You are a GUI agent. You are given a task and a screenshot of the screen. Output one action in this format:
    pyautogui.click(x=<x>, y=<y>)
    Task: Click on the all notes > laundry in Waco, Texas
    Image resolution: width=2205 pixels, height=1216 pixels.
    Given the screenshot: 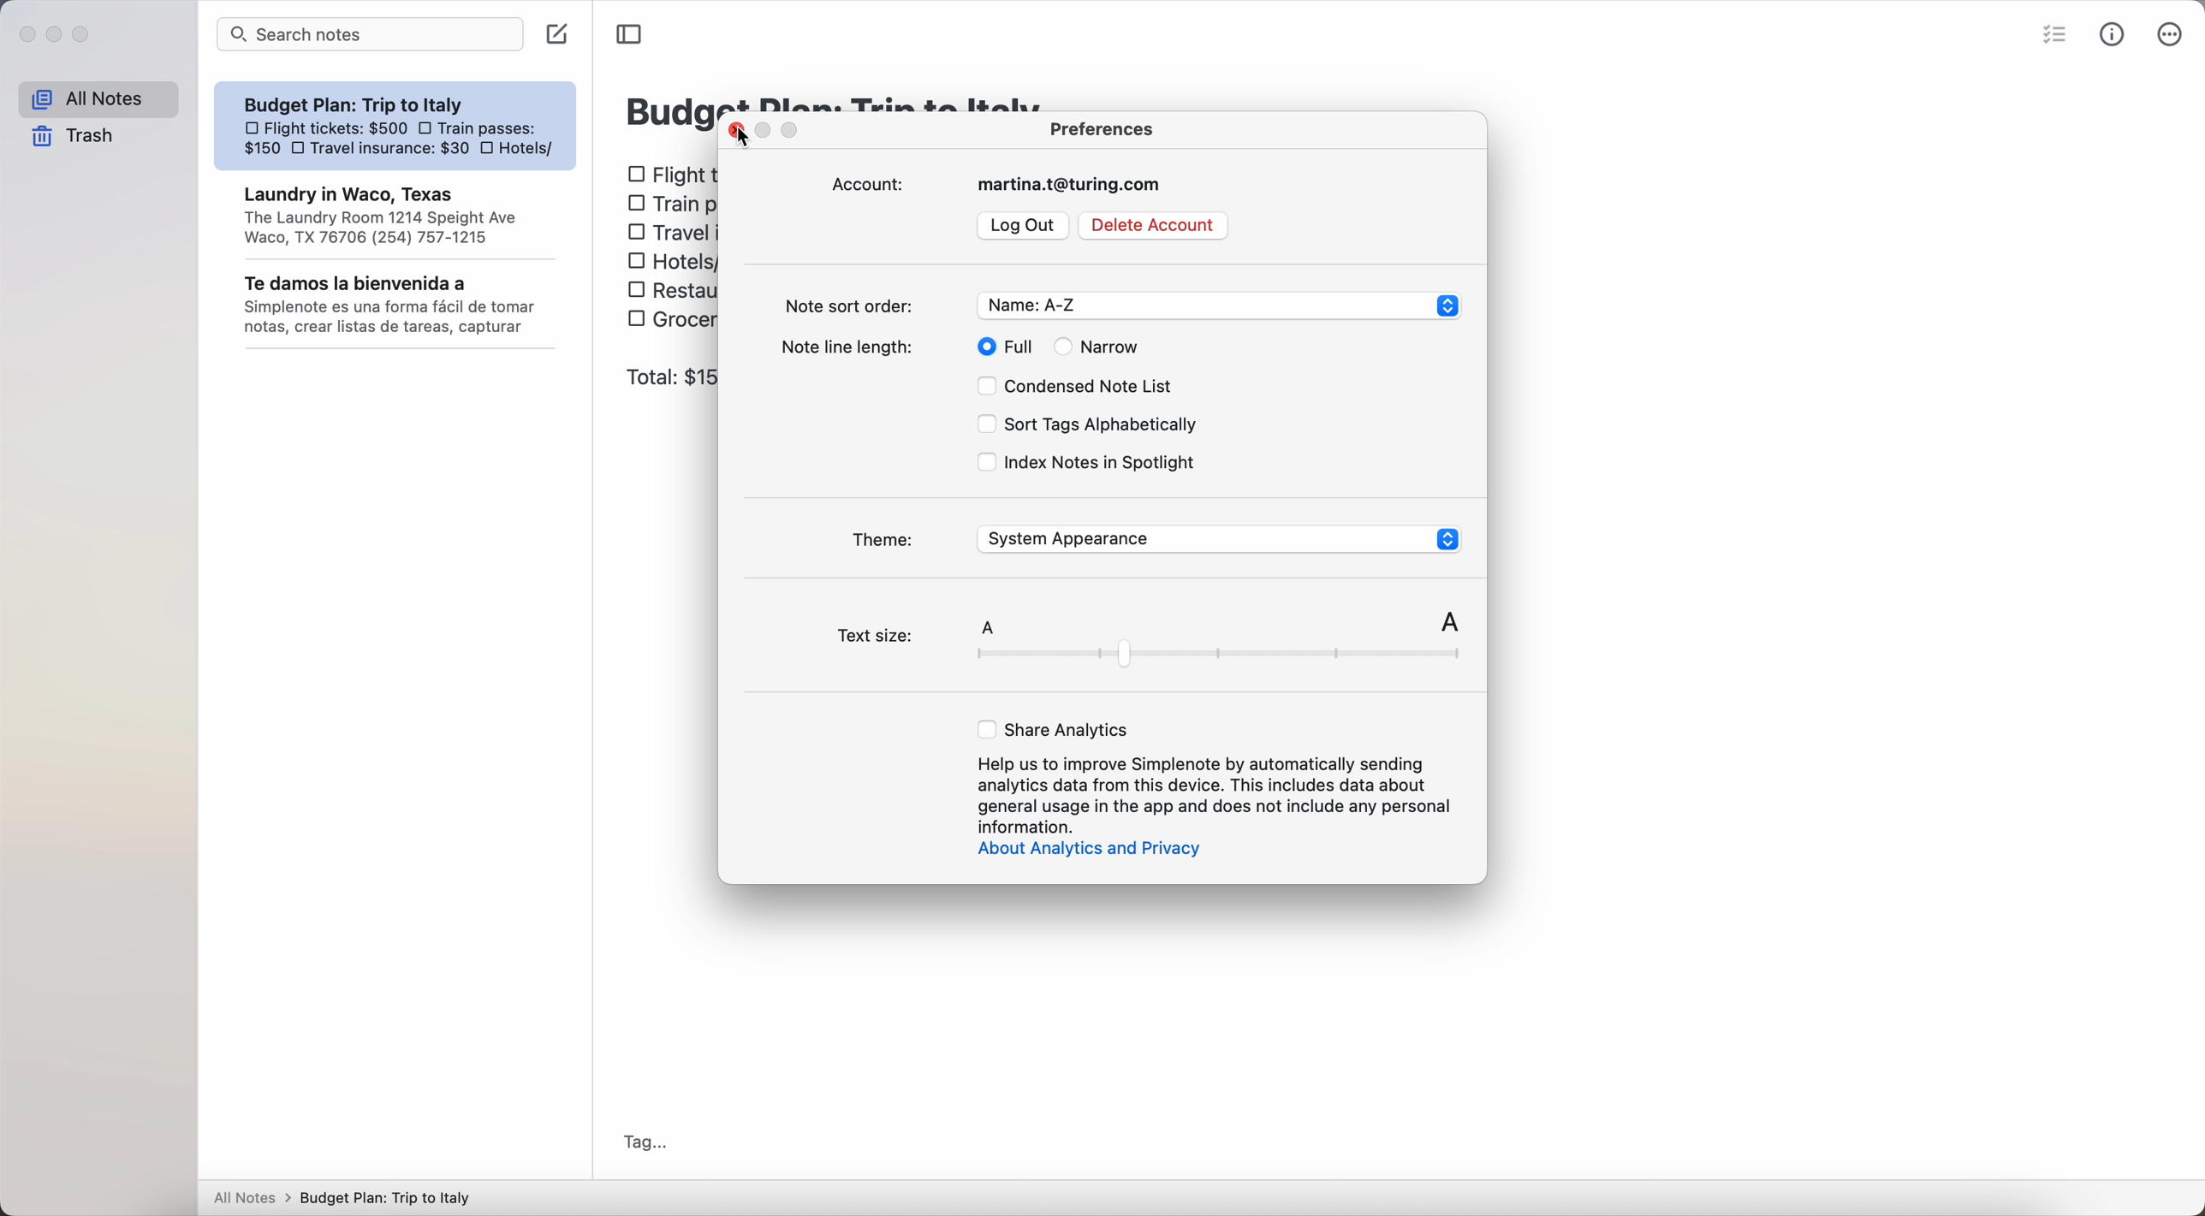 What is the action you would take?
    pyautogui.click(x=348, y=1195)
    